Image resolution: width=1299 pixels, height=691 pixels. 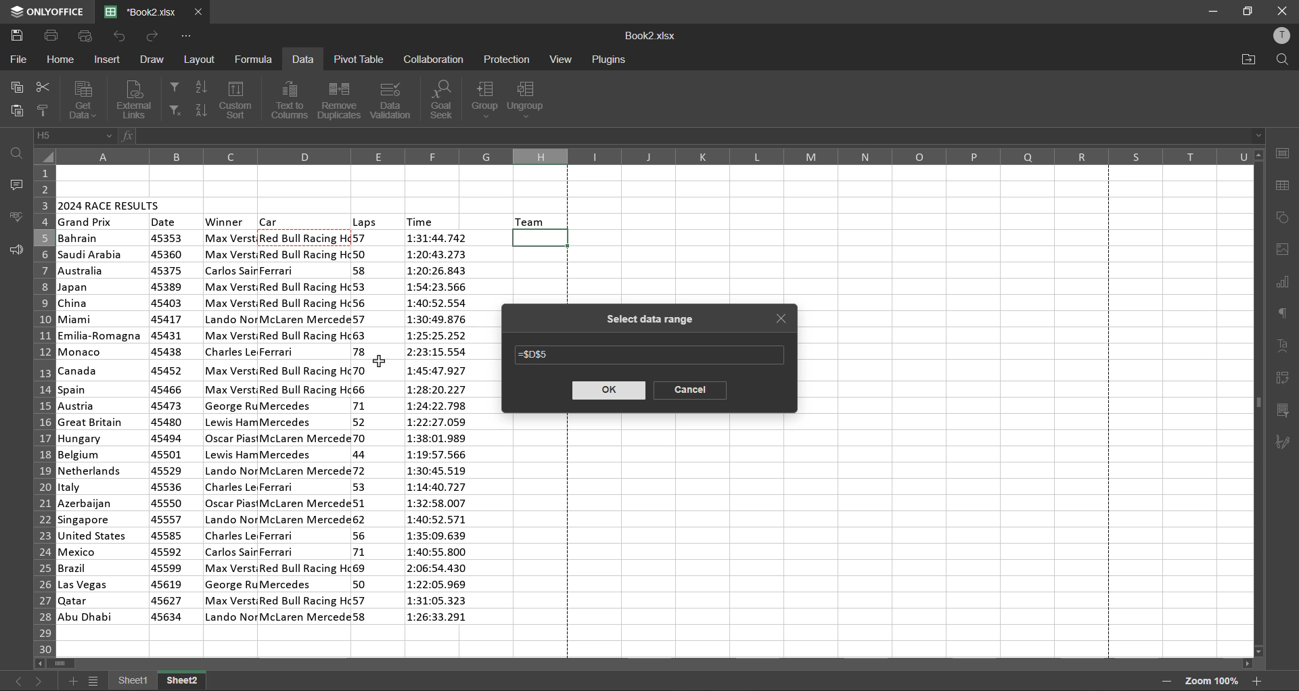 What do you see at coordinates (357, 59) in the screenshot?
I see `pivot table` at bounding box center [357, 59].